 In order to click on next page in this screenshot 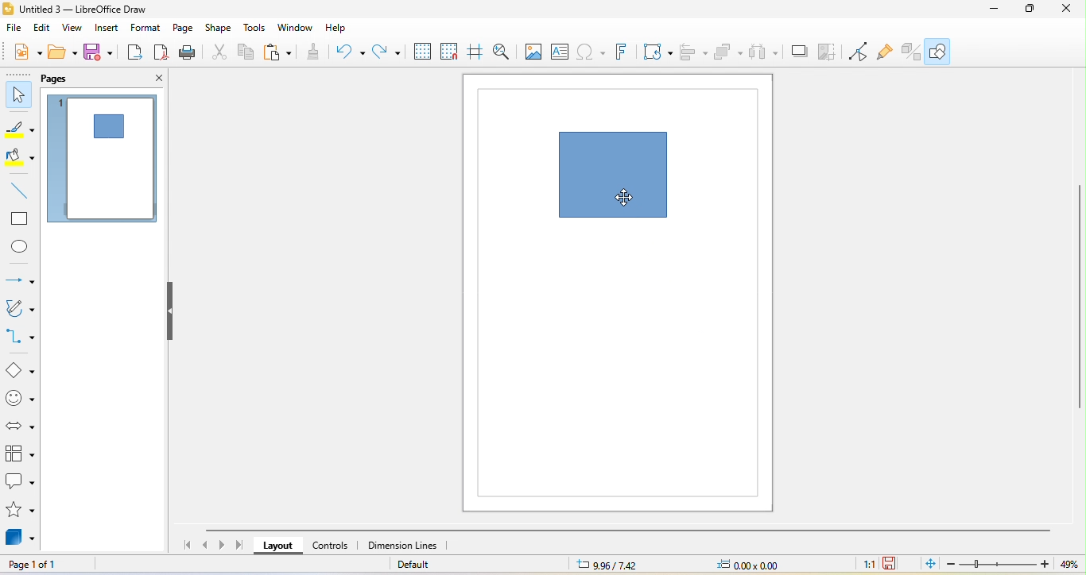, I will do `click(222, 545)`.